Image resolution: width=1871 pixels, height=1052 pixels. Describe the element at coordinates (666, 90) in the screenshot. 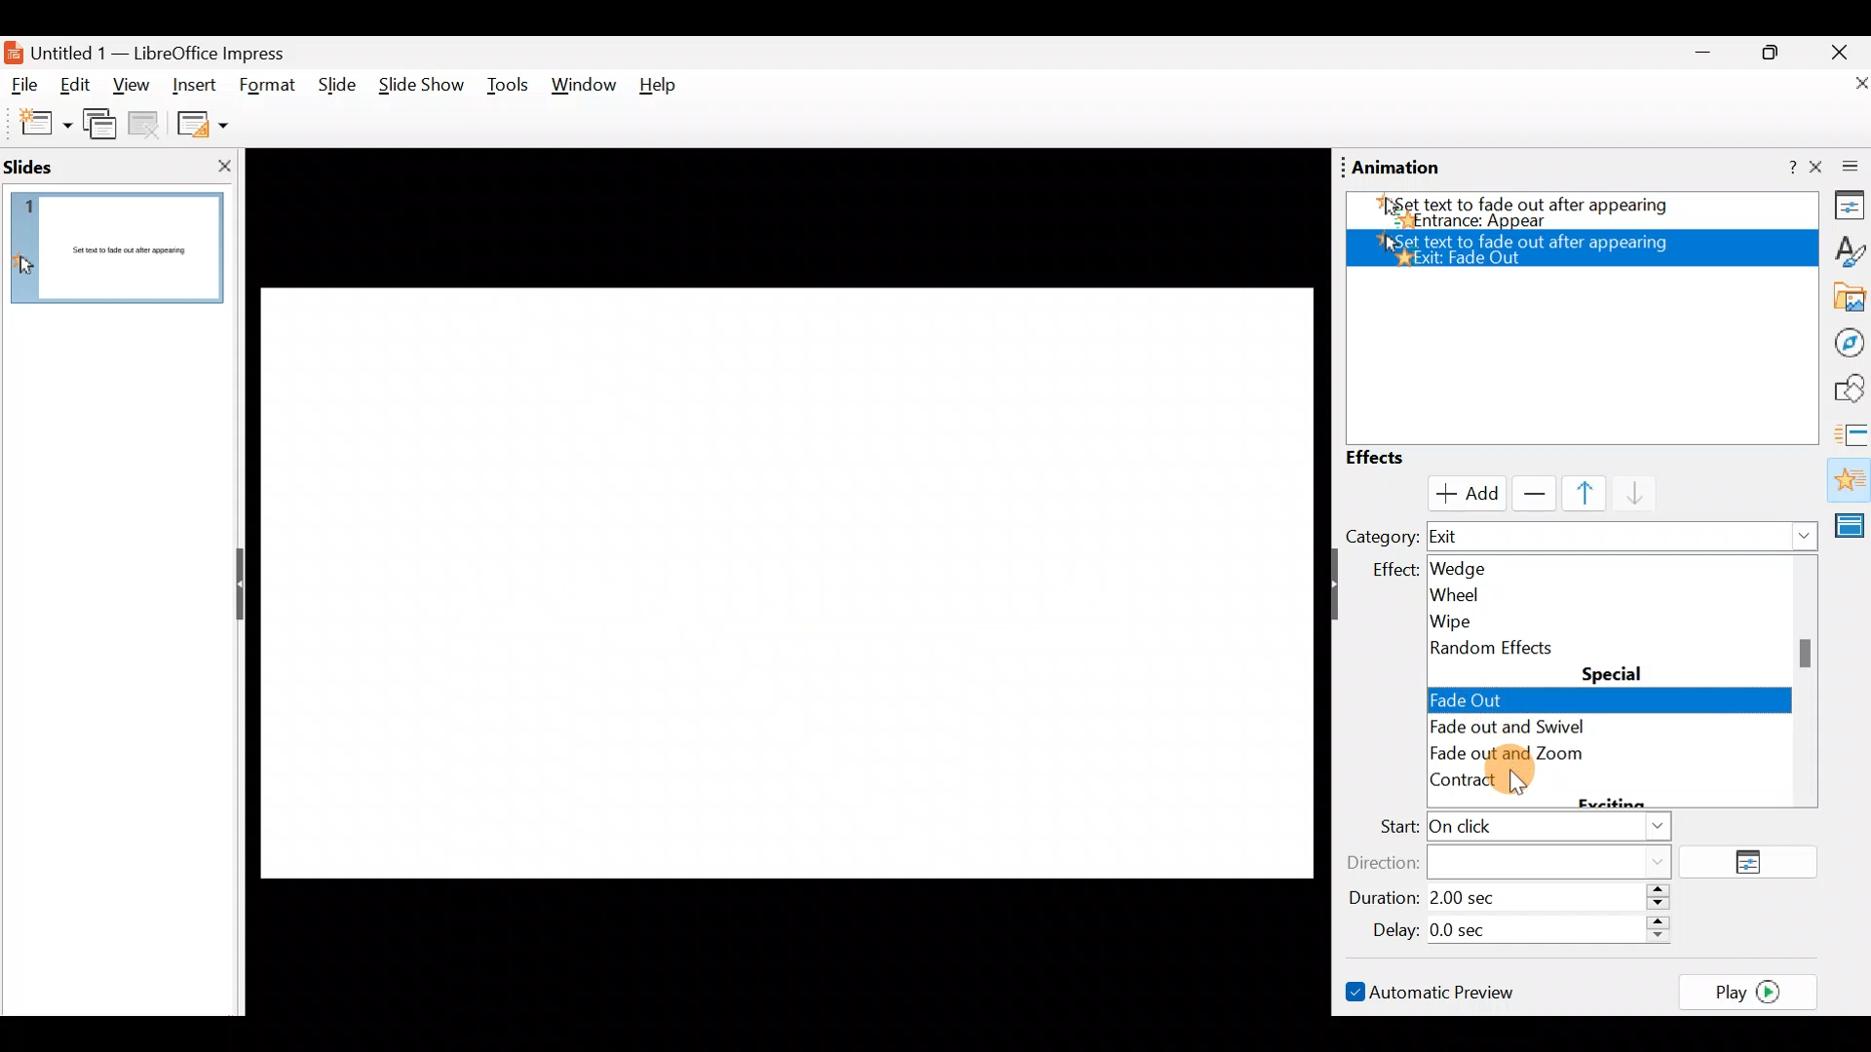

I see `Help` at that location.